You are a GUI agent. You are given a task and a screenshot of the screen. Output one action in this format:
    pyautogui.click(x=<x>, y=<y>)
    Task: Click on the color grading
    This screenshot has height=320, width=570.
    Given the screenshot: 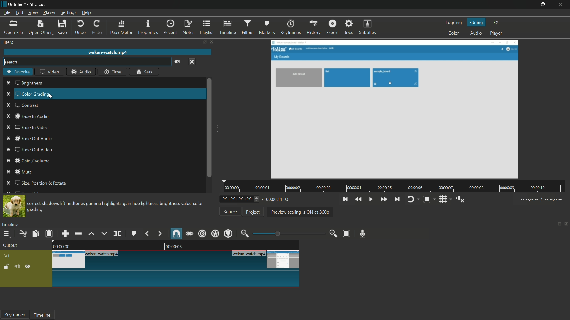 What is the action you would take?
    pyautogui.click(x=30, y=94)
    